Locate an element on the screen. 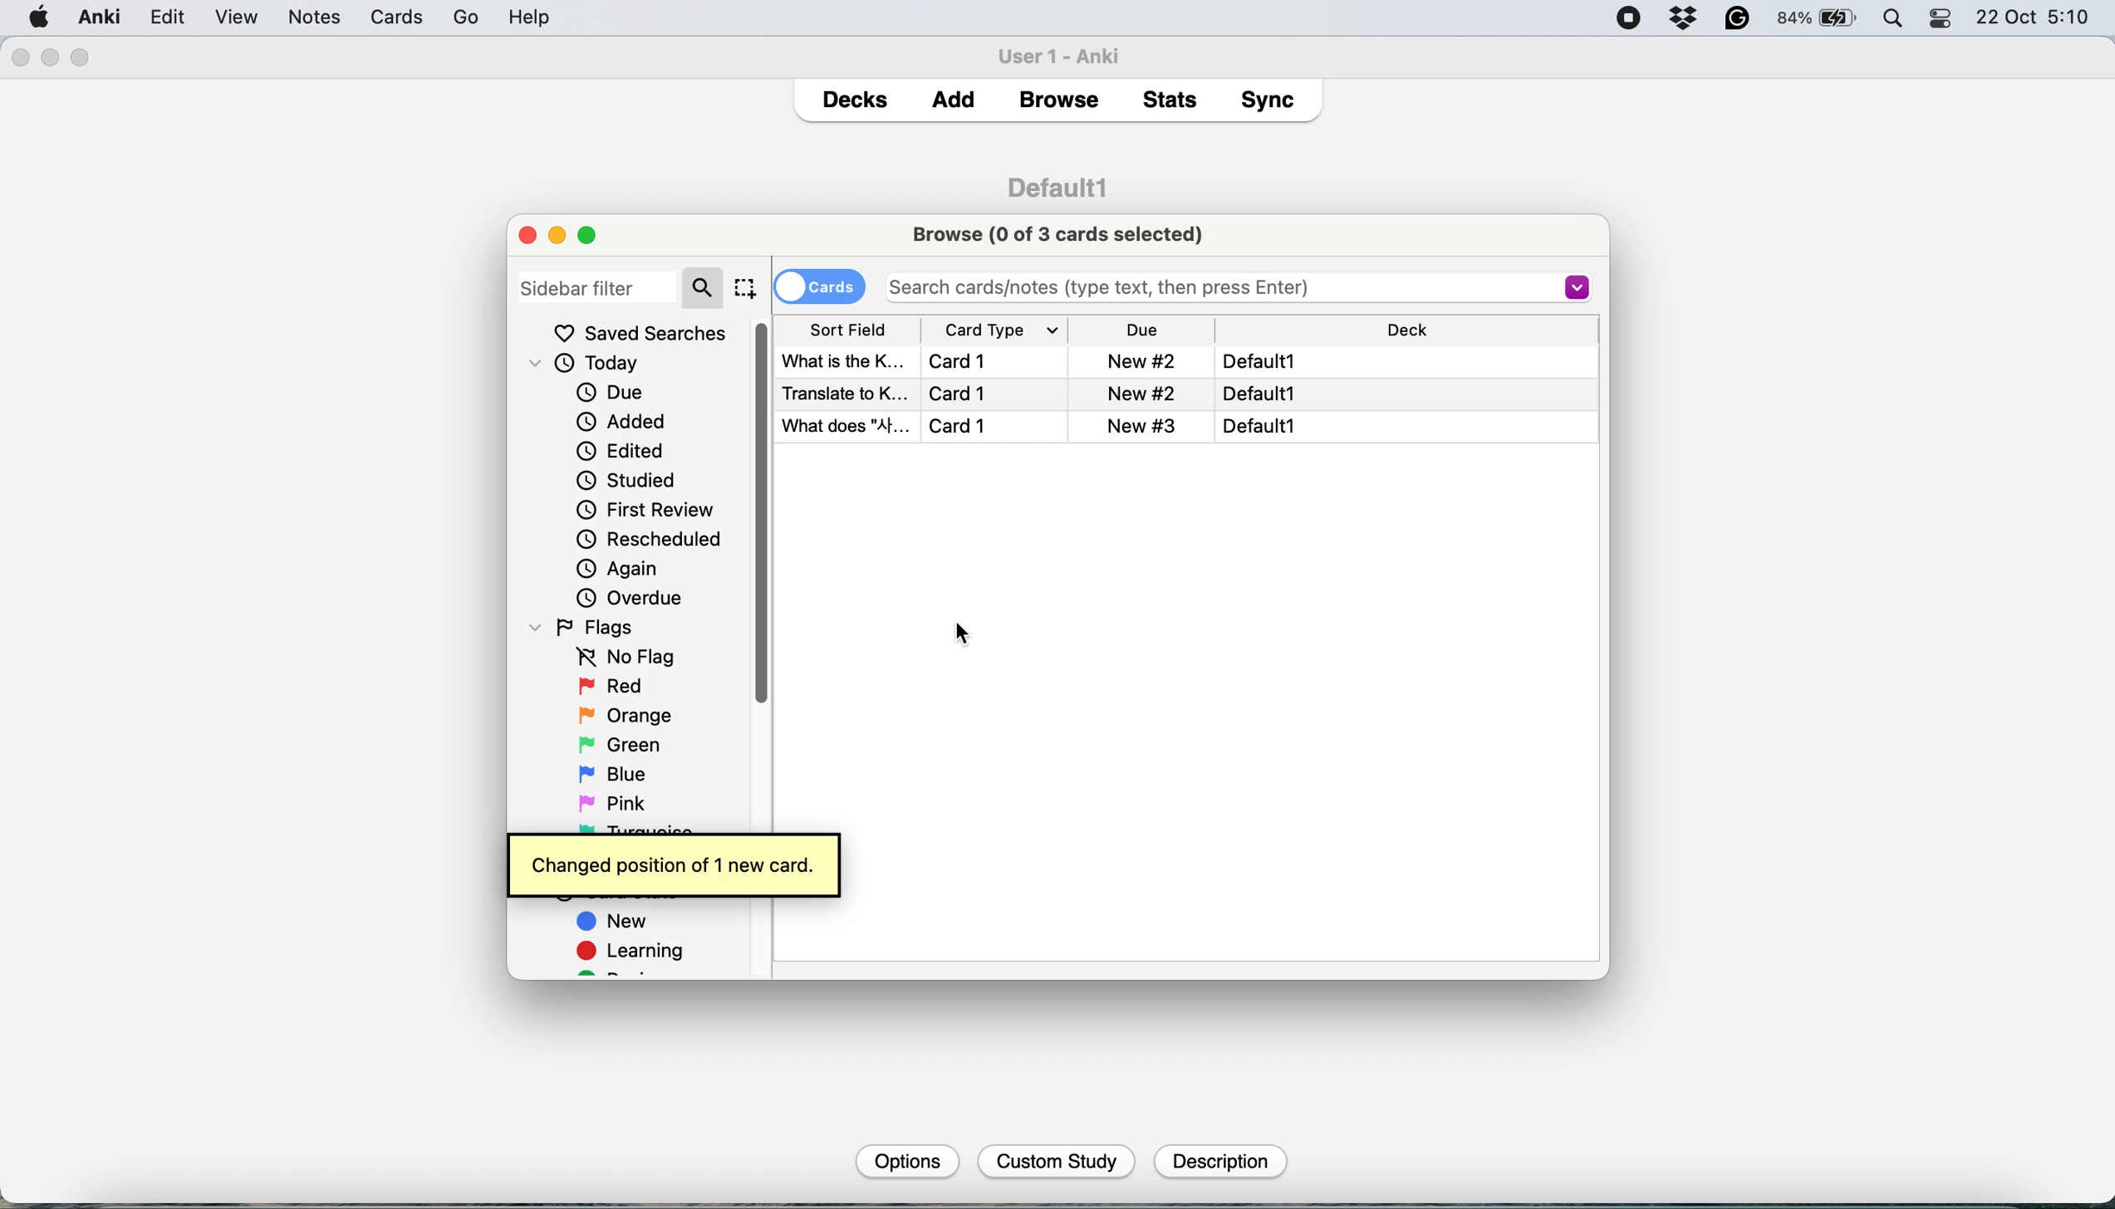 The height and width of the screenshot is (1209, 2115). cards is located at coordinates (819, 285).